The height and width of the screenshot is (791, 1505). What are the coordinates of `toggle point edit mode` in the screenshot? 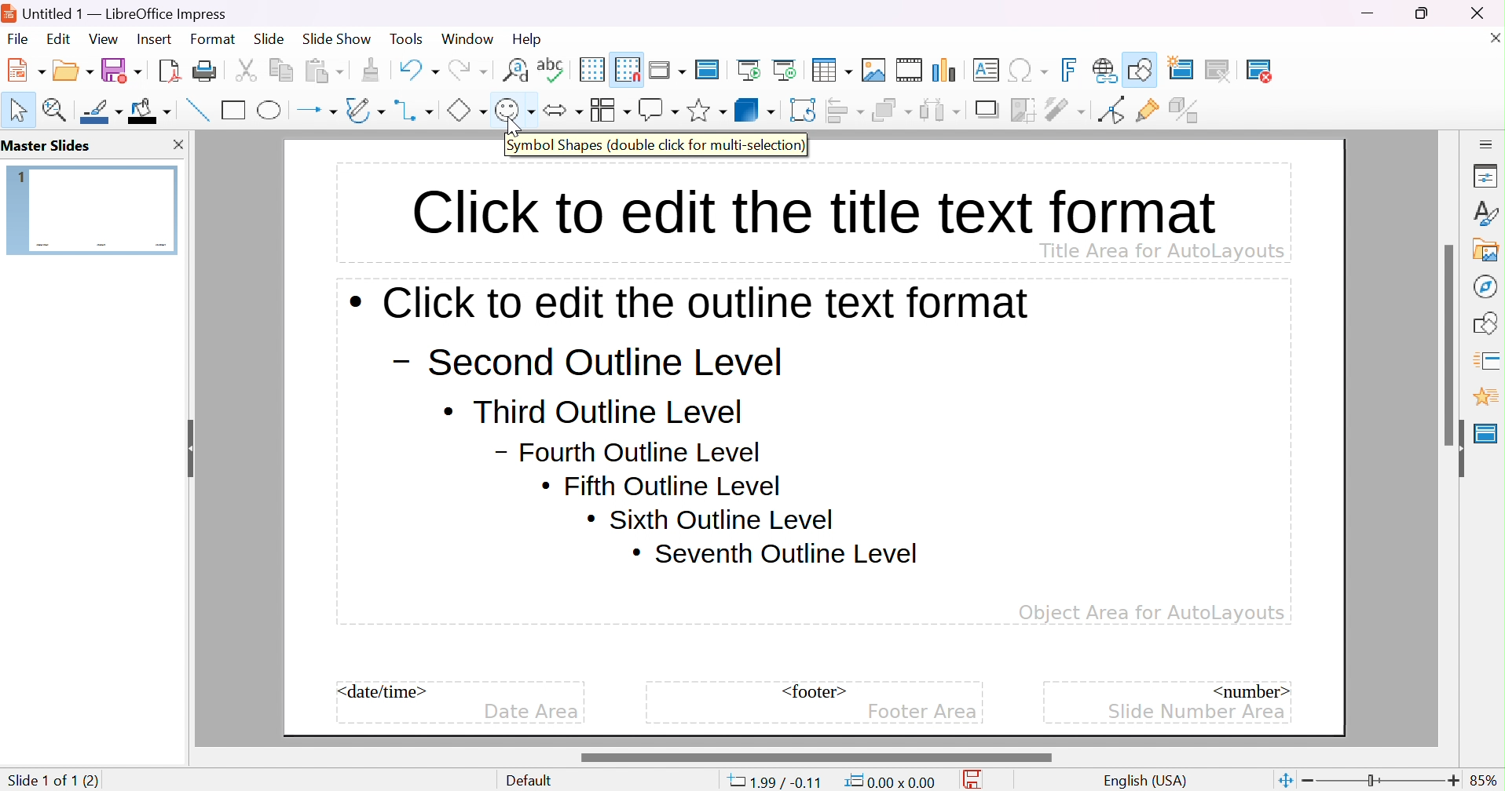 It's located at (1110, 110).